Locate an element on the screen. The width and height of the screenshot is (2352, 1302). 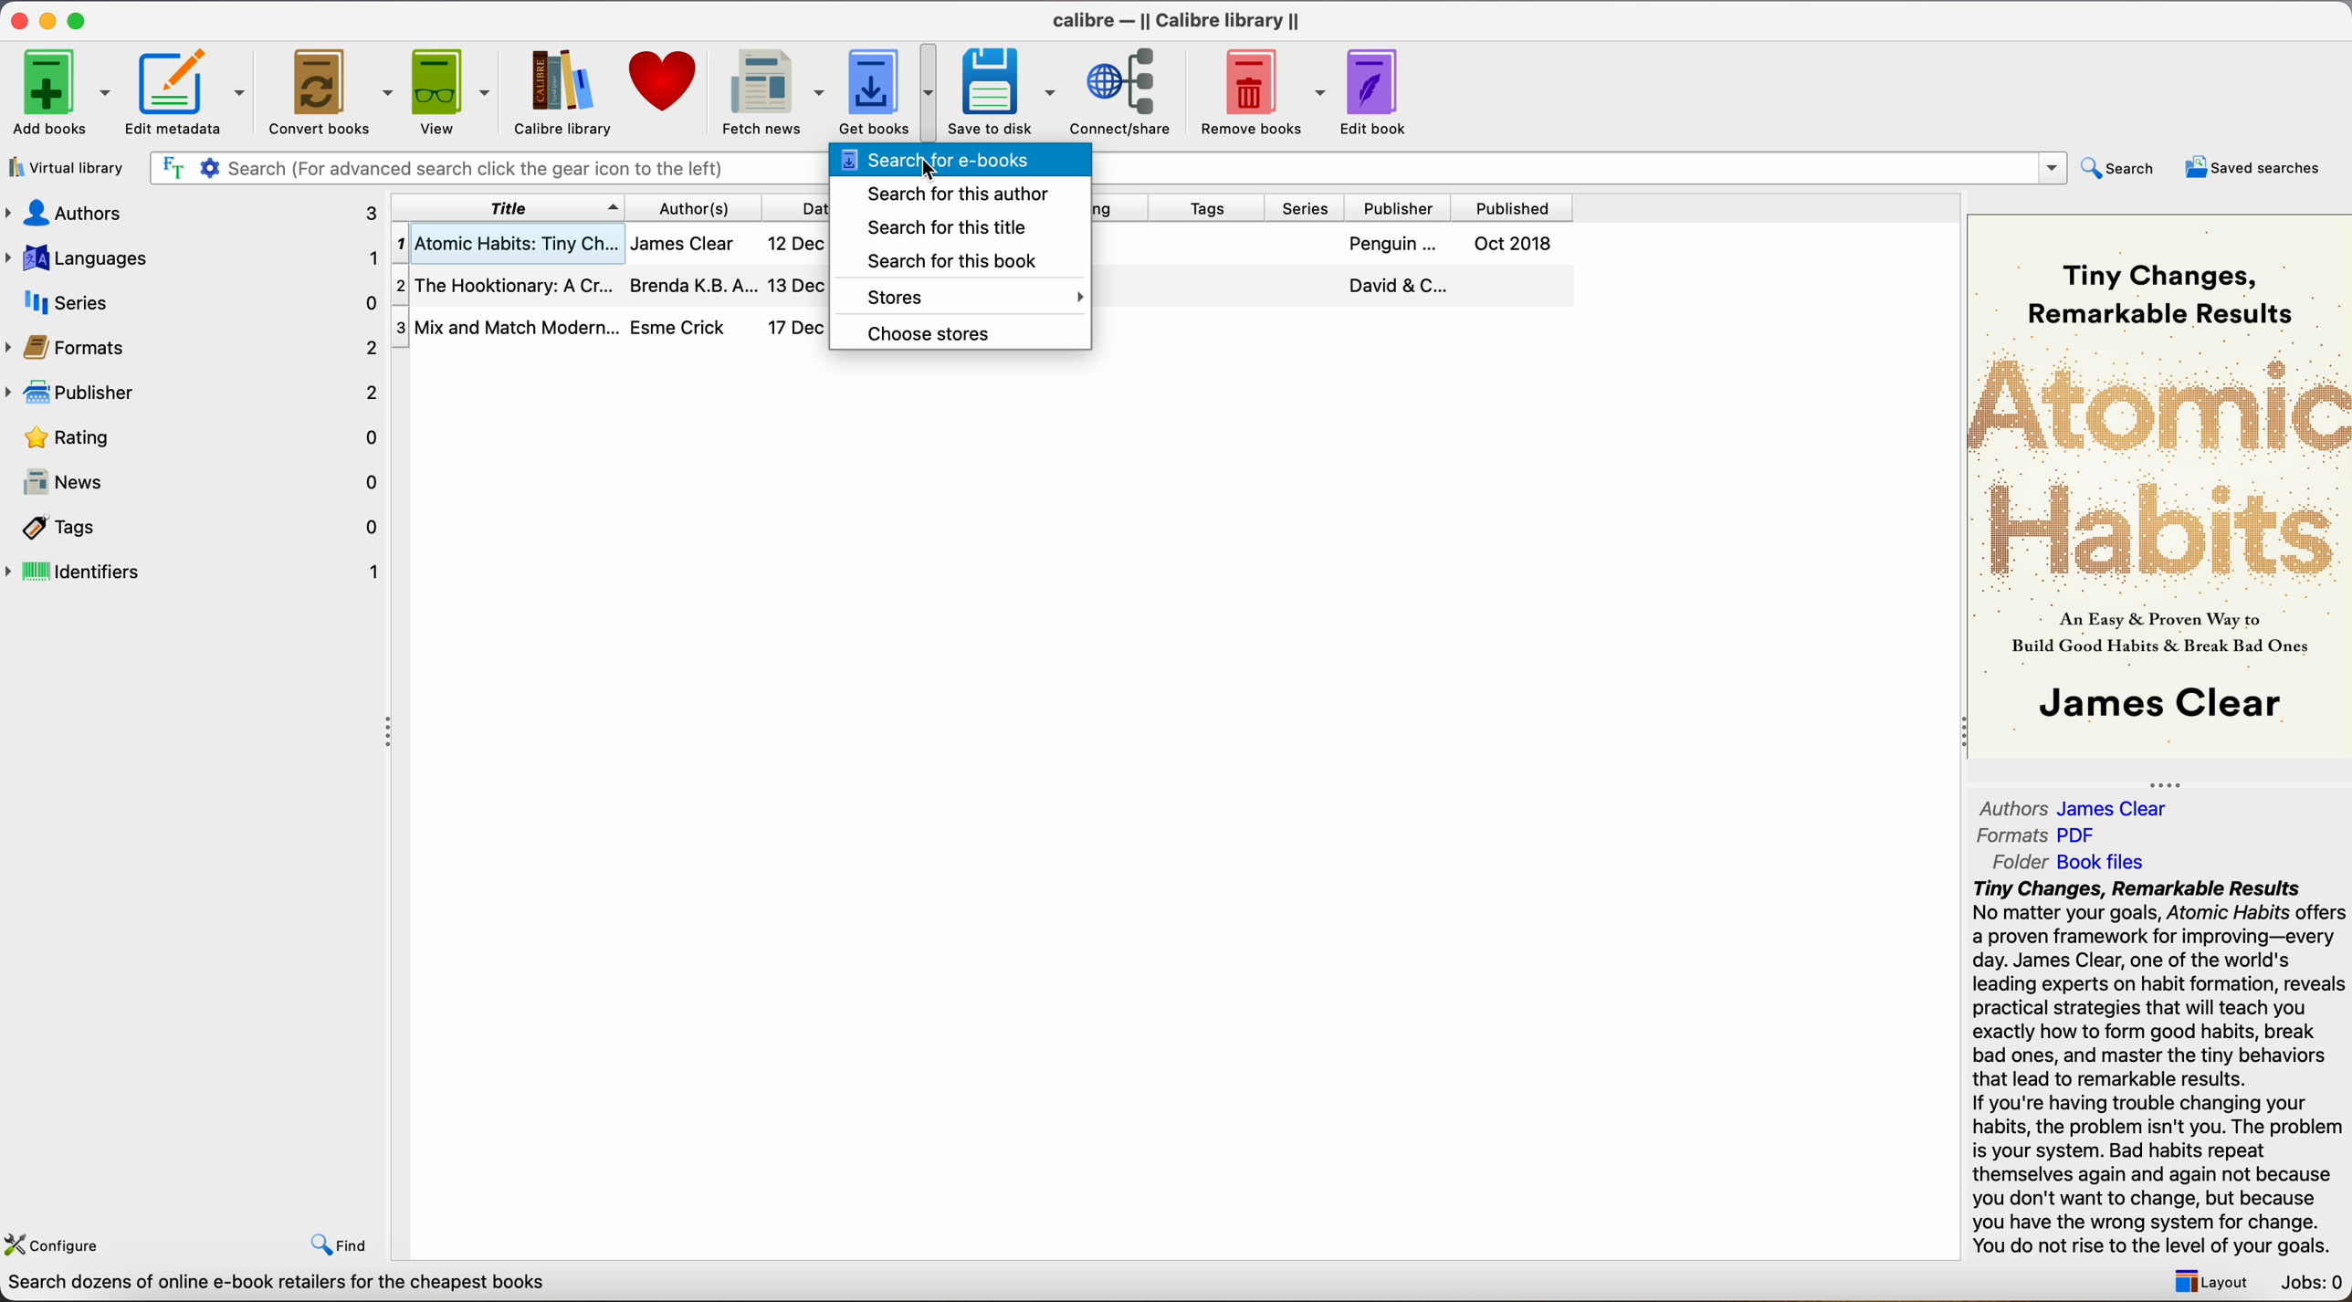
click on search e-books is located at coordinates (961, 161).